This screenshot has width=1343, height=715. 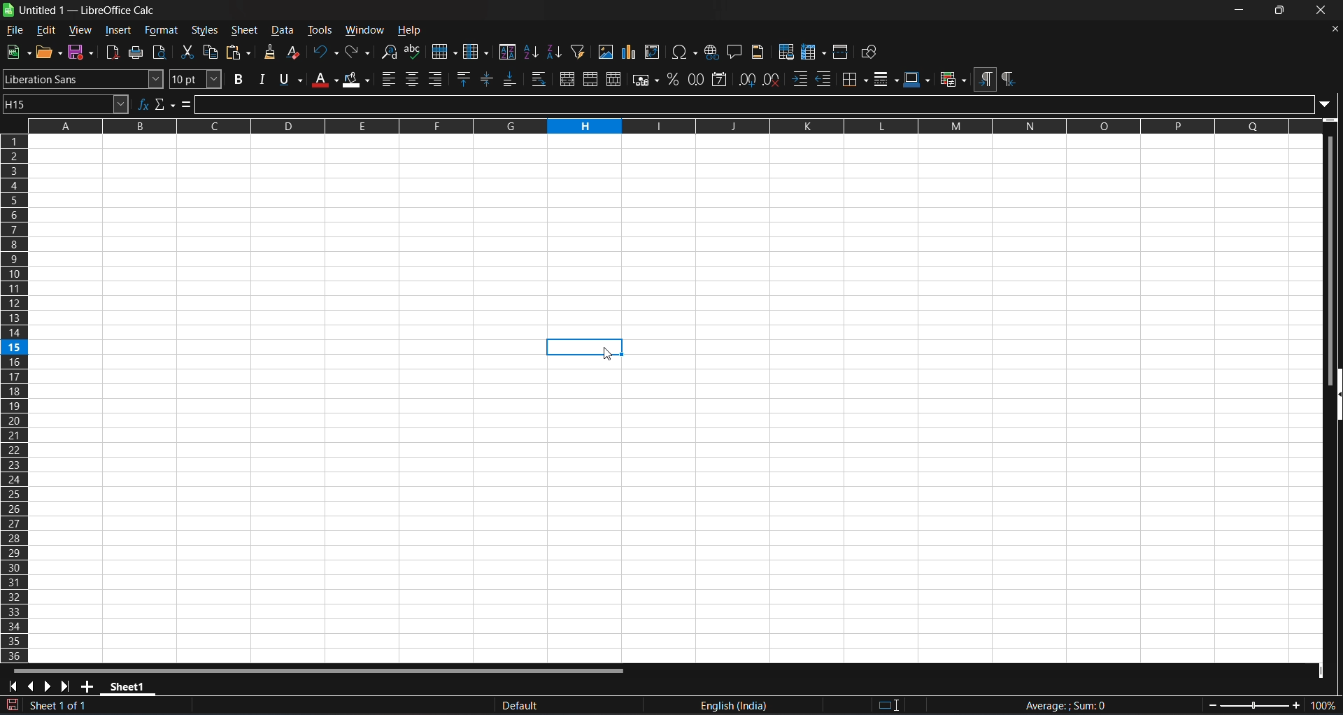 What do you see at coordinates (10, 10) in the screenshot?
I see `logo` at bounding box center [10, 10].